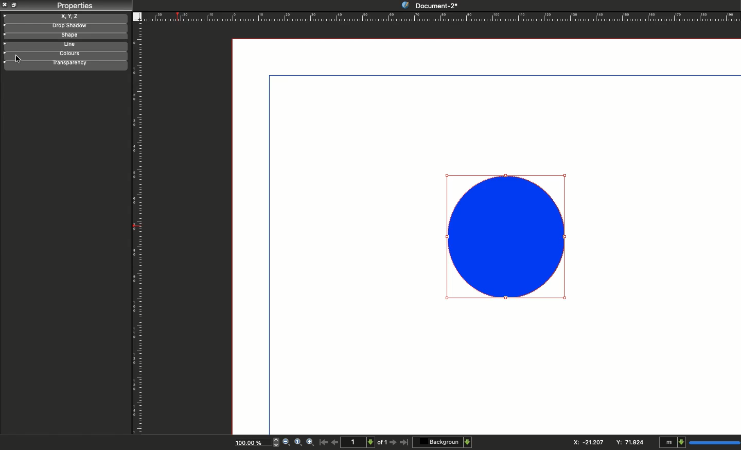 The image size is (741, 450). What do you see at coordinates (631, 442) in the screenshot?
I see `Y: 84.706` at bounding box center [631, 442].